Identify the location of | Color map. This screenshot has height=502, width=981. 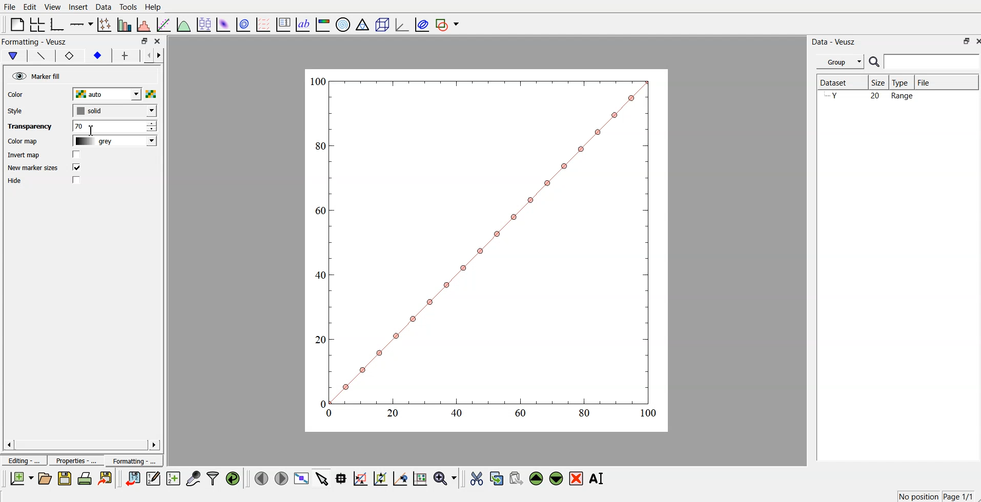
(22, 142).